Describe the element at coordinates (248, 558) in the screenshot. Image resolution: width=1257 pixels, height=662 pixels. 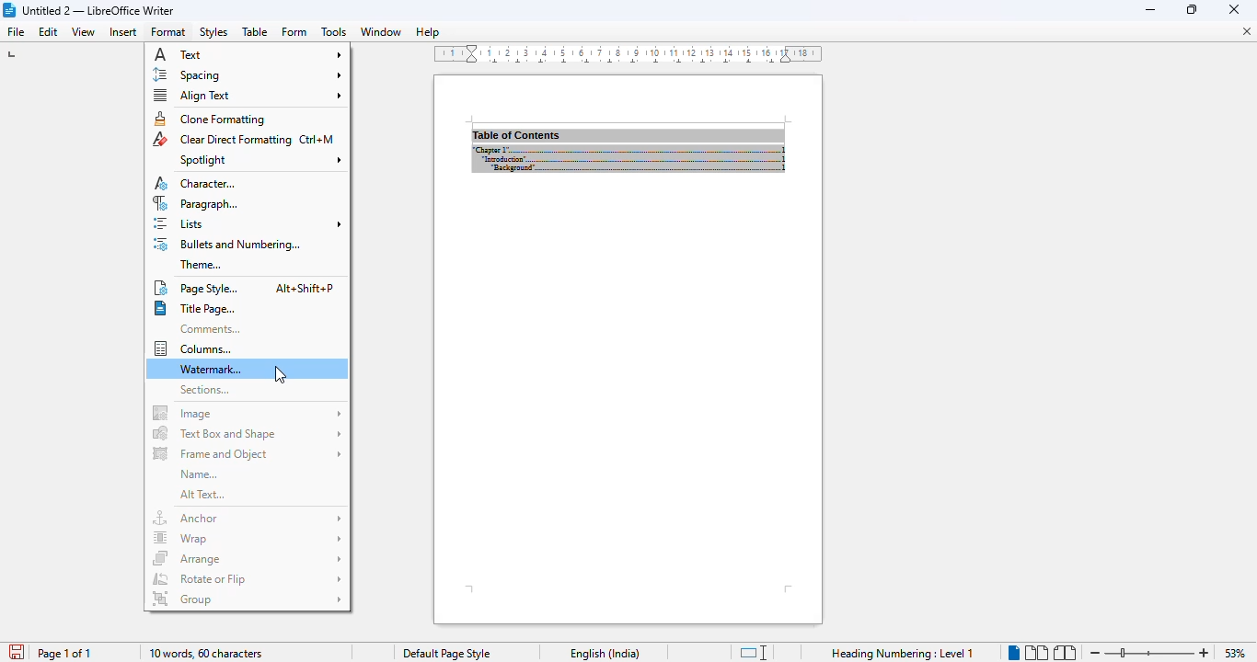
I see `arrange` at that location.